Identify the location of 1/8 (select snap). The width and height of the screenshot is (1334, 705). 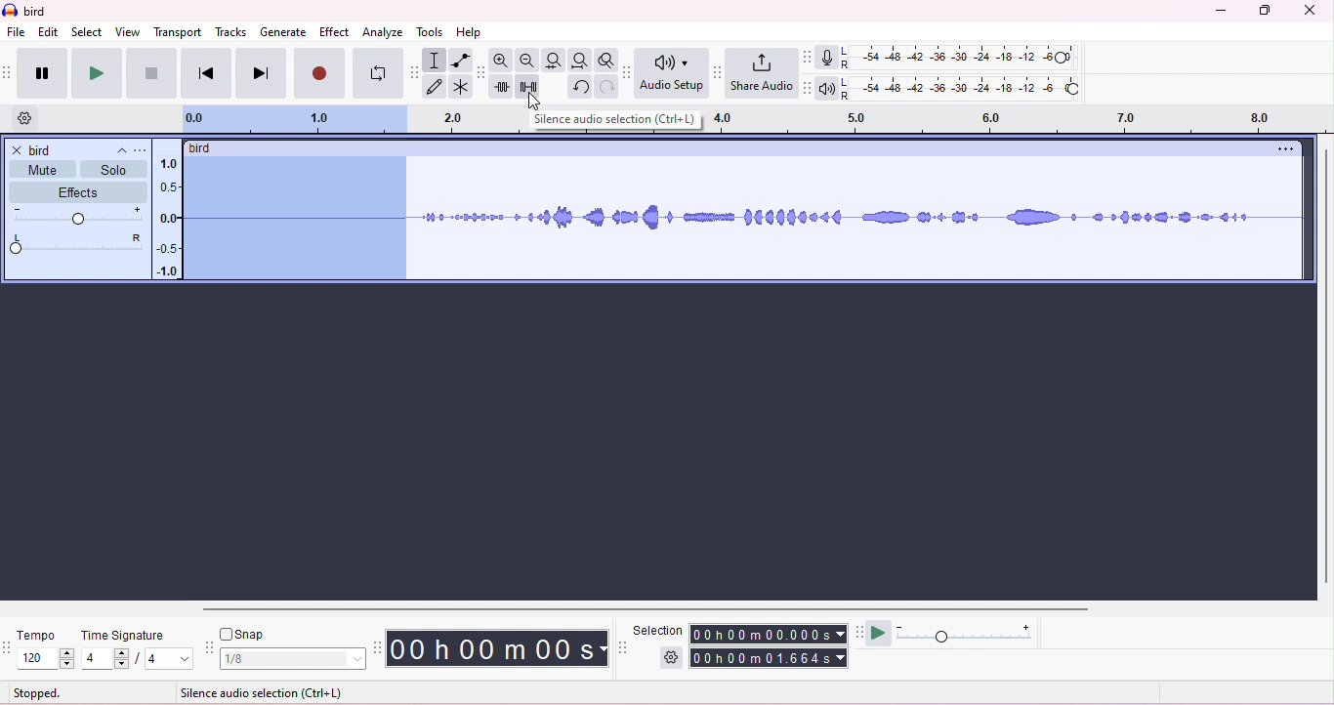
(294, 659).